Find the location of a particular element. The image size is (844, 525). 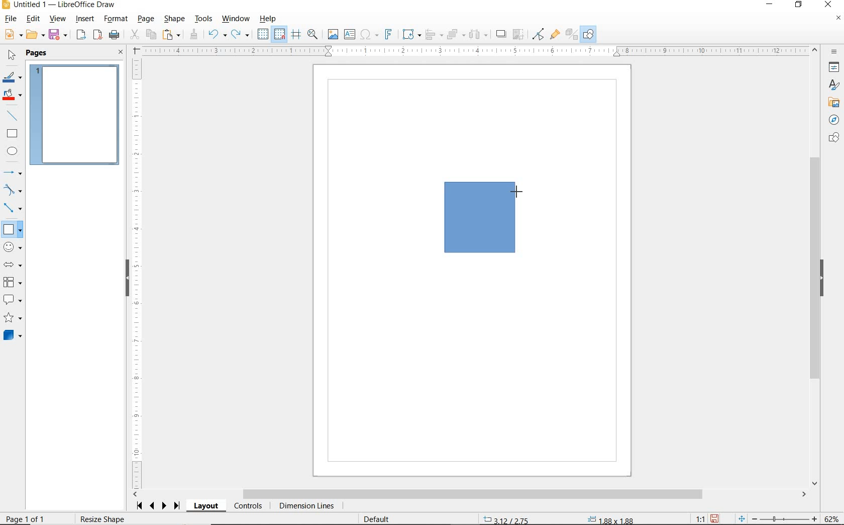

STARS AND BANNERS is located at coordinates (13, 318).